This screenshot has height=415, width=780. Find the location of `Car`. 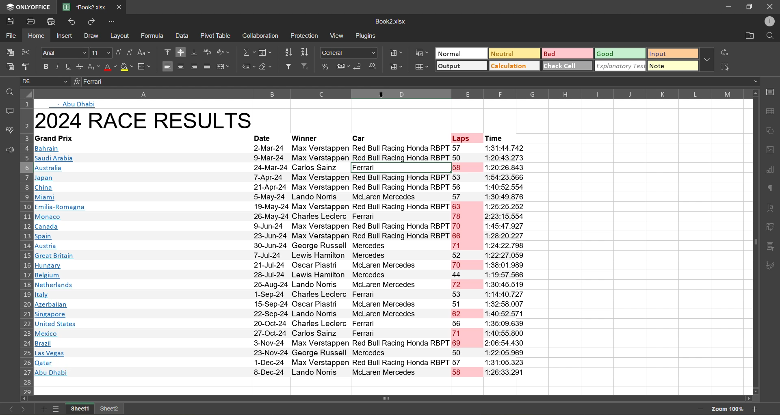

Car is located at coordinates (360, 139).